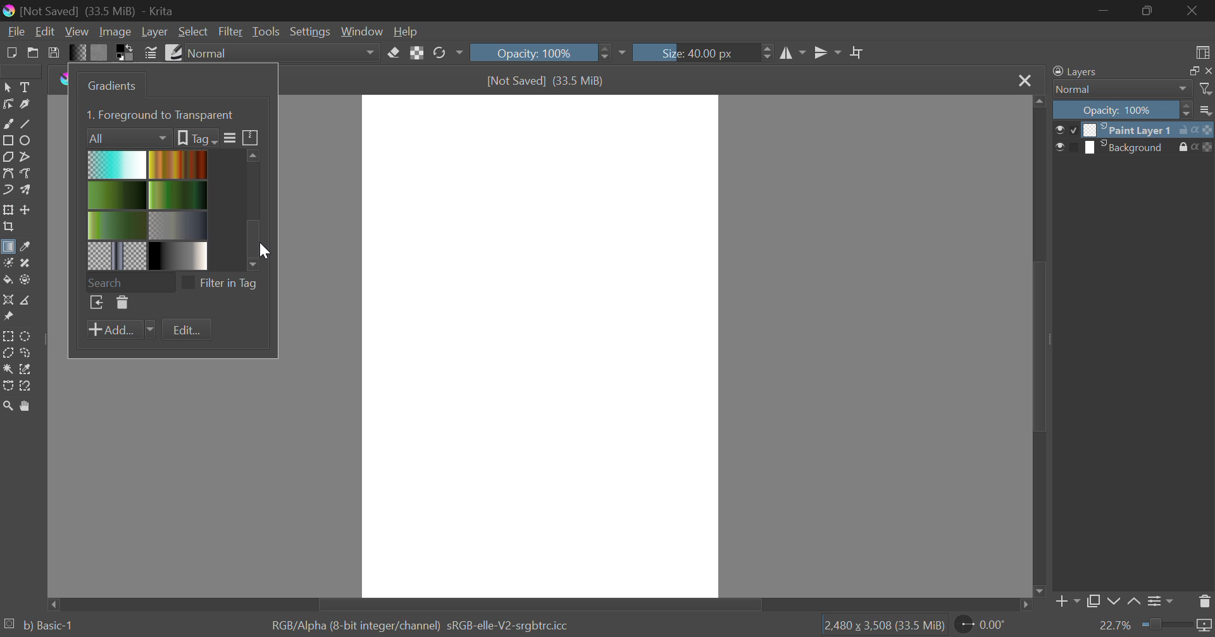  What do you see at coordinates (793, 54) in the screenshot?
I see `Vertical Mirror Flip` at bounding box center [793, 54].